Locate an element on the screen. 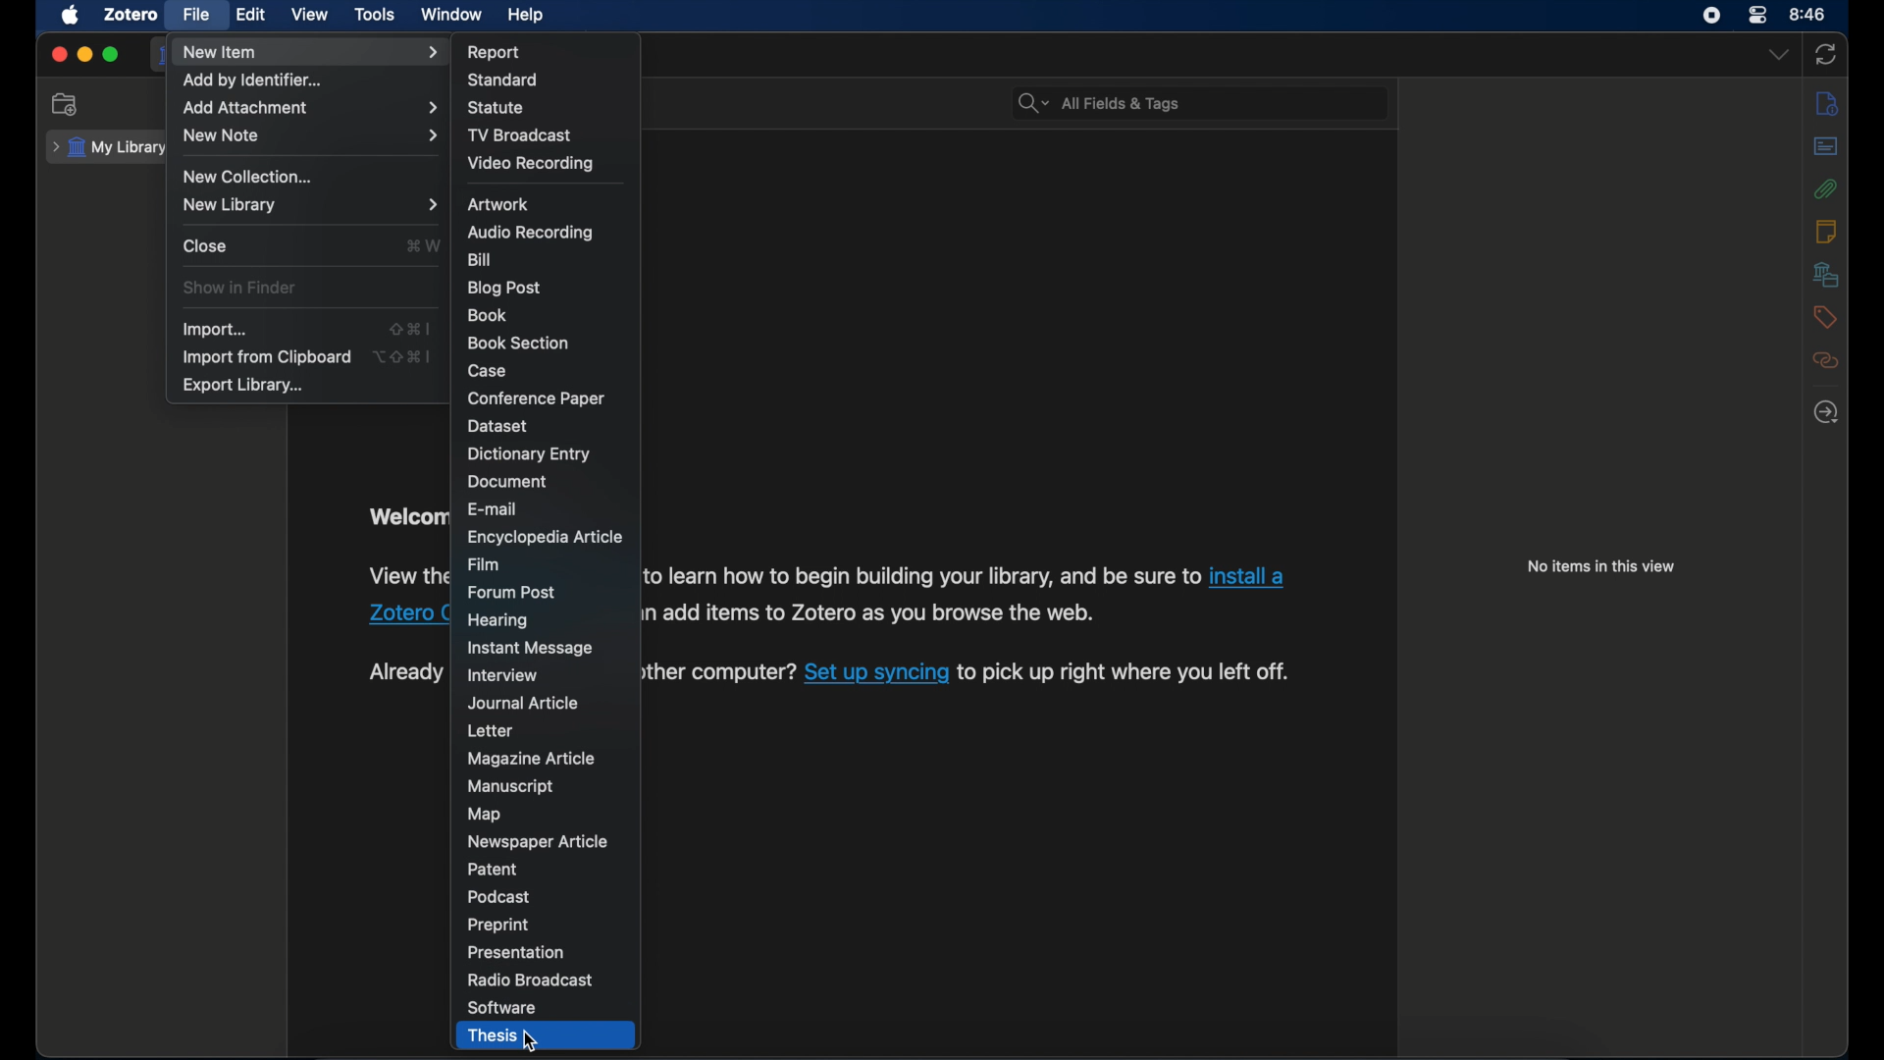  film is located at coordinates (484, 563).